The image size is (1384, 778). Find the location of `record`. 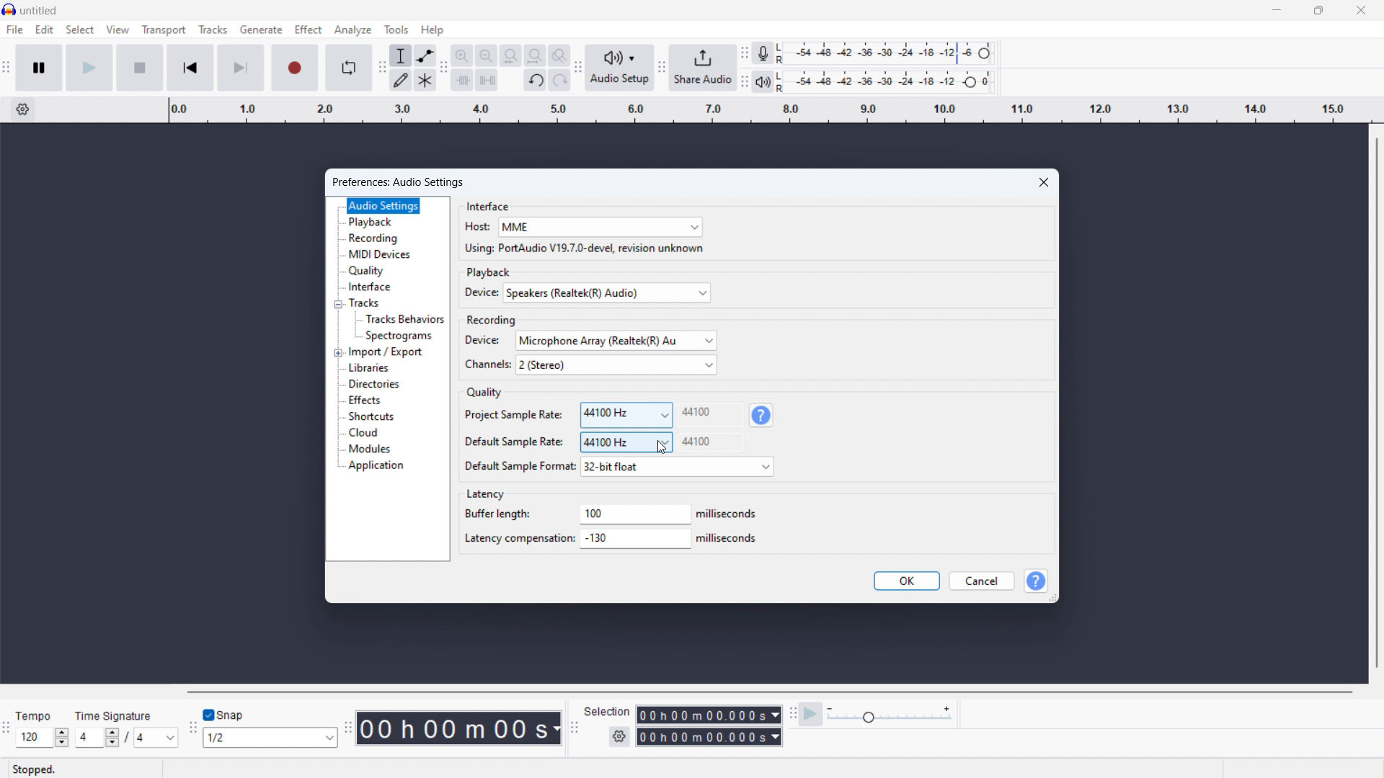

record is located at coordinates (296, 68).